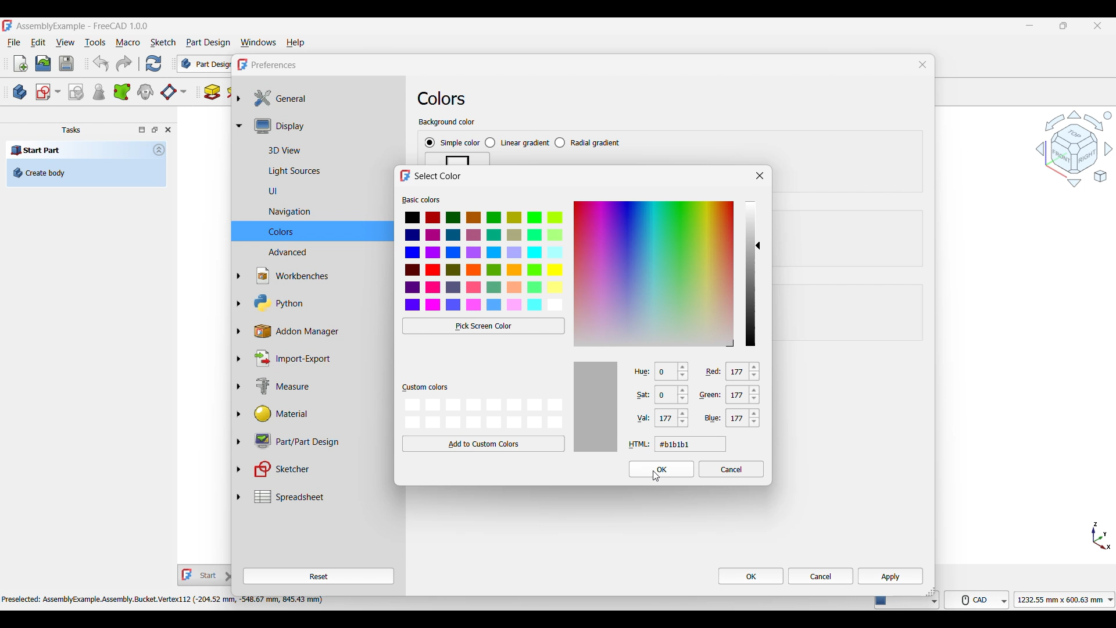 The image size is (1116, 628). I want to click on UI, so click(318, 191).